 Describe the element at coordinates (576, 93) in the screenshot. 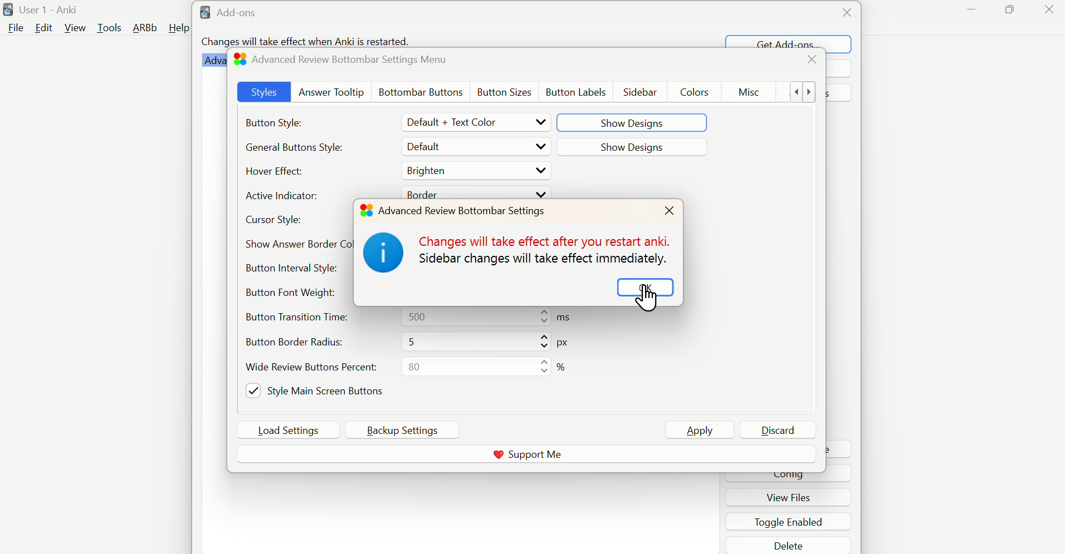

I see `Button Lables` at that location.